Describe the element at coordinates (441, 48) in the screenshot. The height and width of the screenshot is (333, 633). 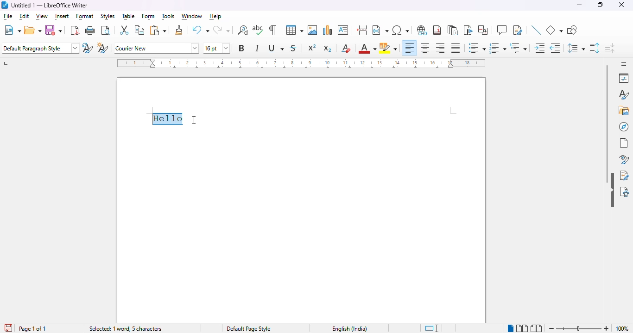
I see `align right` at that location.